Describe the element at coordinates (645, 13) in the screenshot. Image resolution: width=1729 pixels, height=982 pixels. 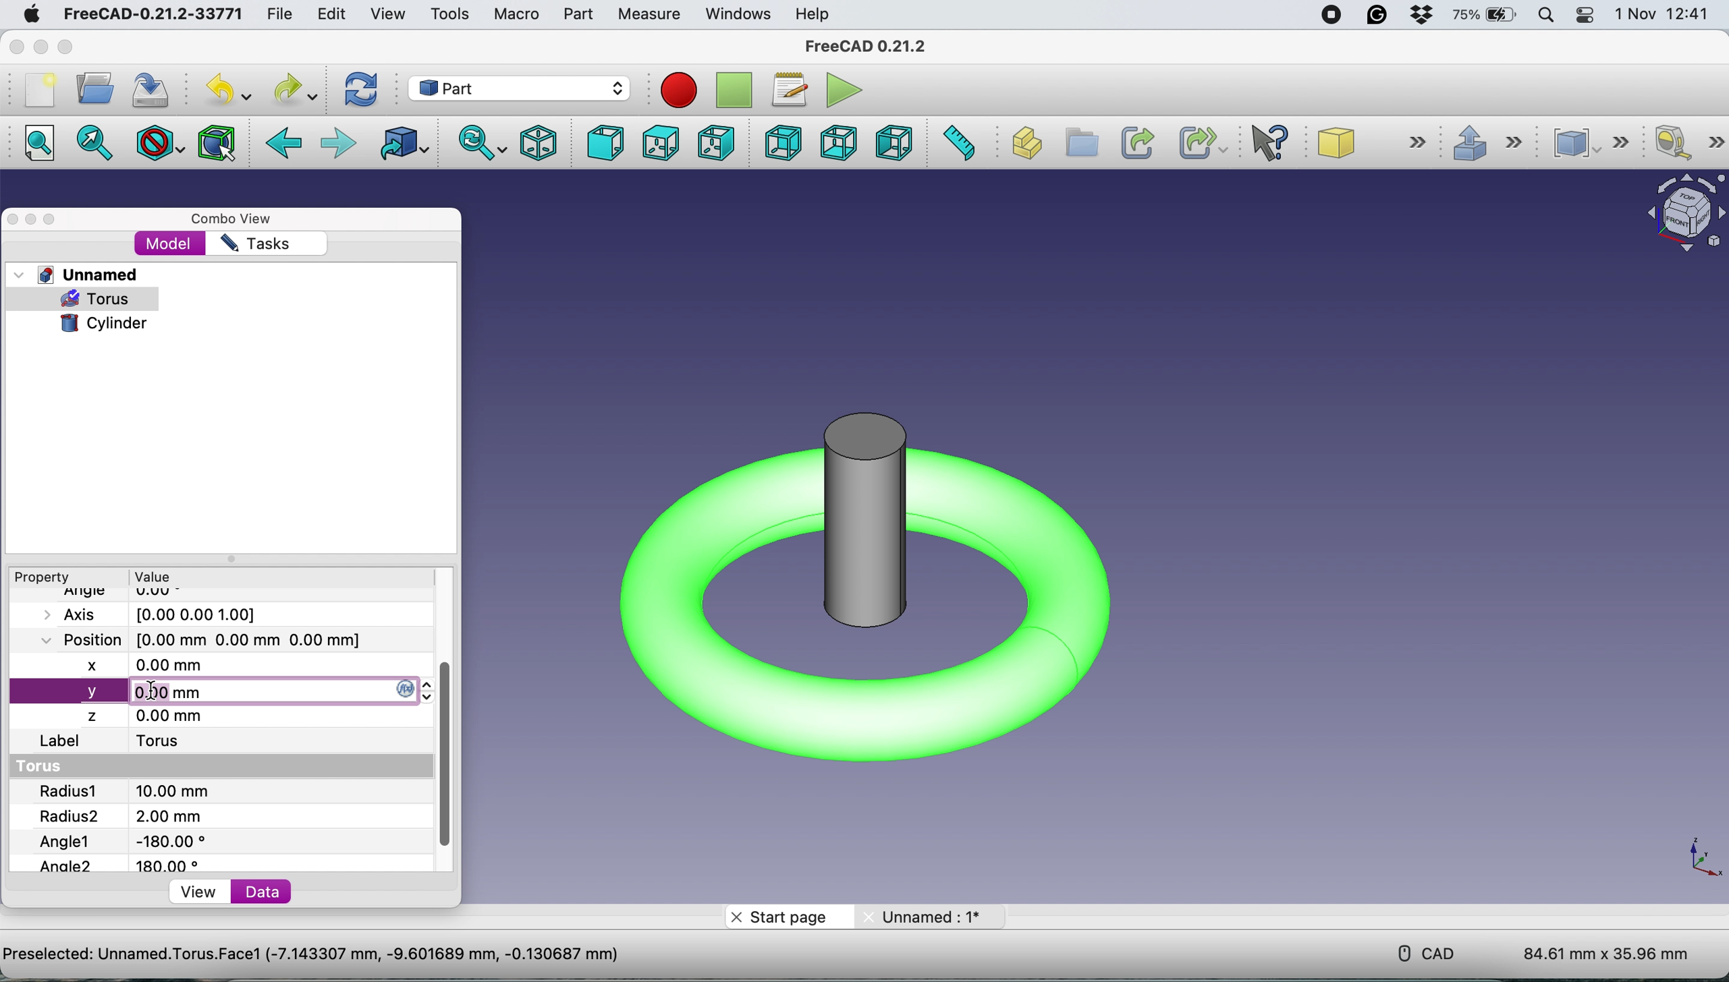
I see `measure` at that location.